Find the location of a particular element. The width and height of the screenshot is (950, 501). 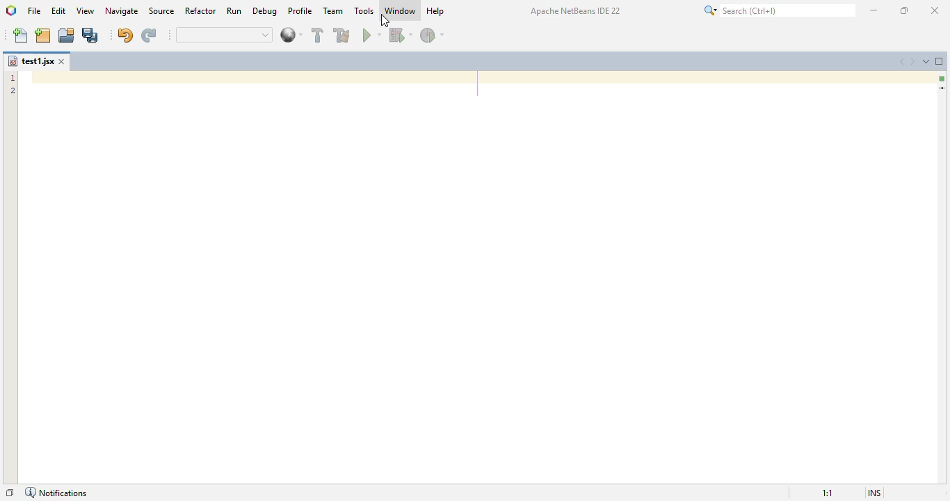

1 is located at coordinates (14, 76).